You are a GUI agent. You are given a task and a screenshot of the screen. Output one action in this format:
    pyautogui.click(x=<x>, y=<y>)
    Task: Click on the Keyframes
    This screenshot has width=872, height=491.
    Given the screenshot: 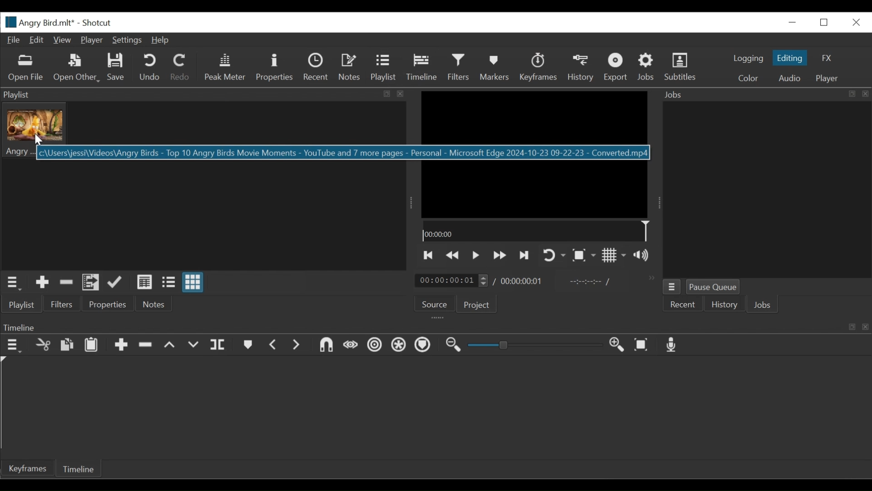 What is the action you would take?
    pyautogui.click(x=539, y=68)
    